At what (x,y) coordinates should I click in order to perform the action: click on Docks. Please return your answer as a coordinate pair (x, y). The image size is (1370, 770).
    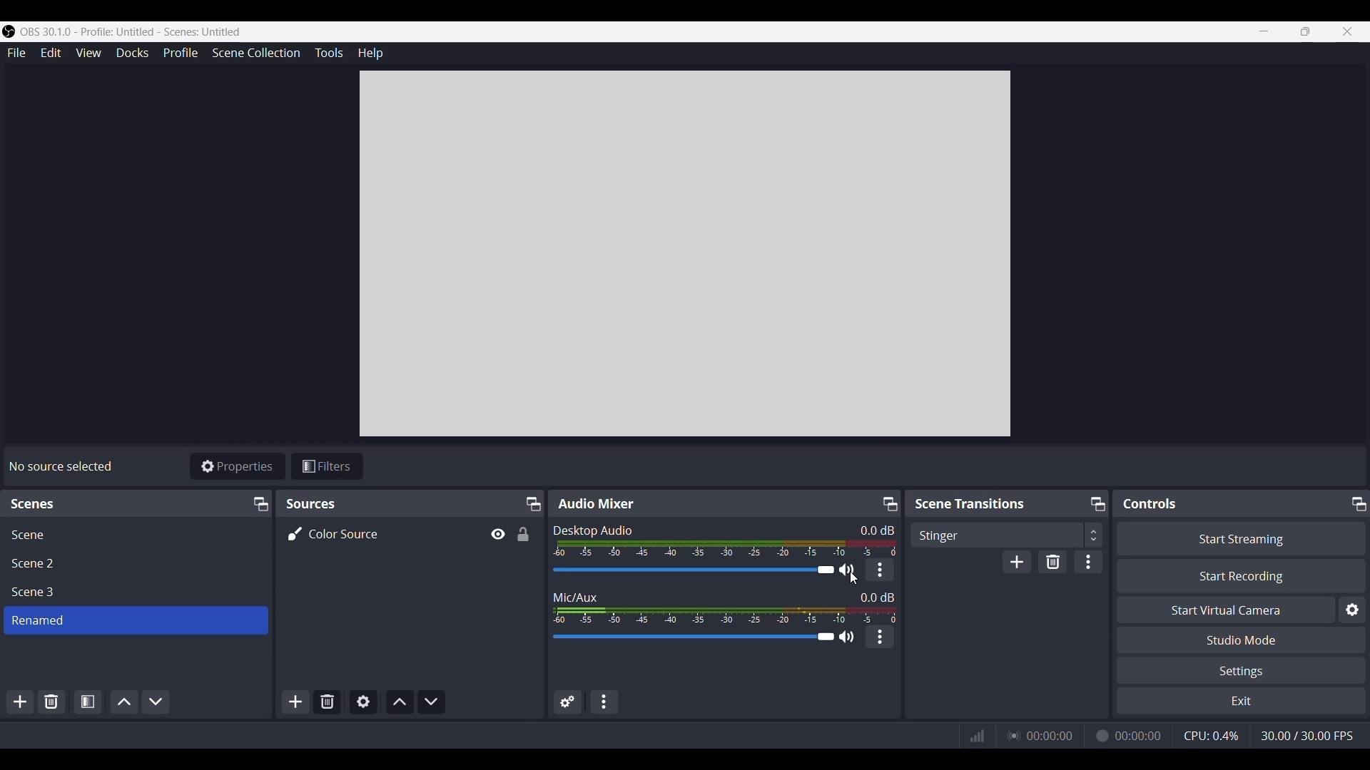
    Looking at the image, I should click on (133, 53).